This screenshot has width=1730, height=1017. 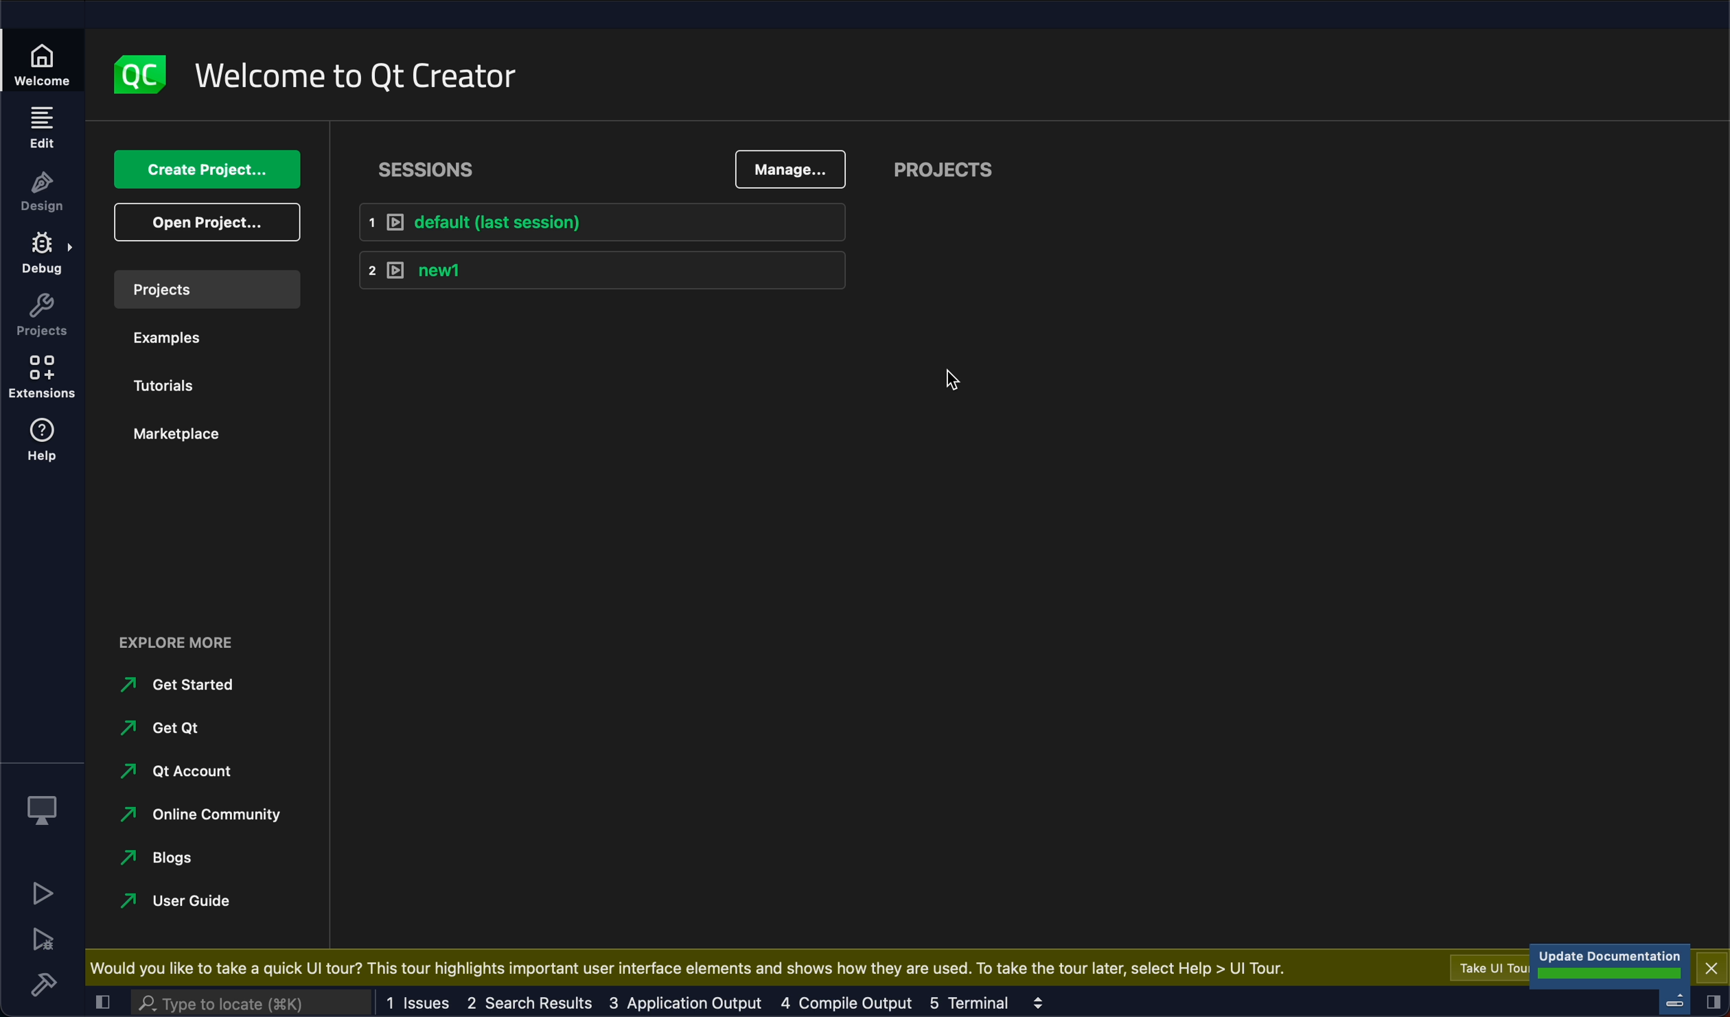 What do you see at coordinates (359, 78) in the screenshot?
I see `welcome` at bounding box center [359, 78].